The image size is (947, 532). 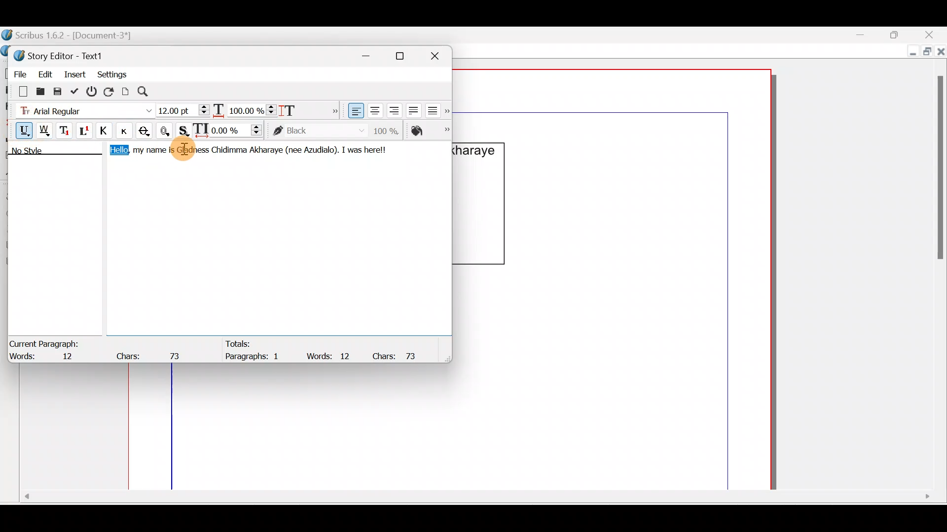 What do you see at coordinates (148, 92) in the screenshot?
I see `Search/replace` at bounding box center [148, 92].